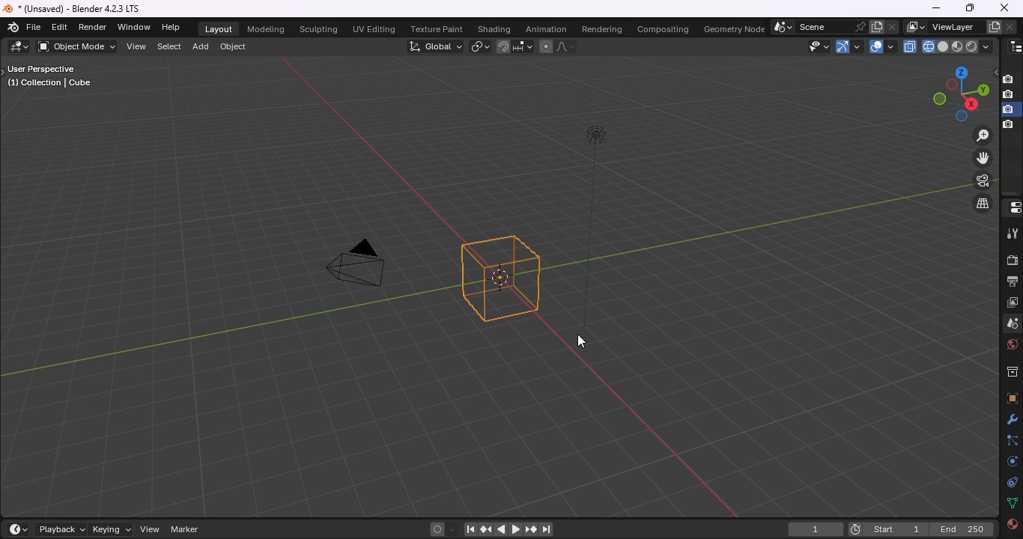 This screenshot has width=1023, height=539. What do you see at coordinates (19, 46) in the screenshot?
I see `editor type: 3D view port` at bounding box center [19, 46].